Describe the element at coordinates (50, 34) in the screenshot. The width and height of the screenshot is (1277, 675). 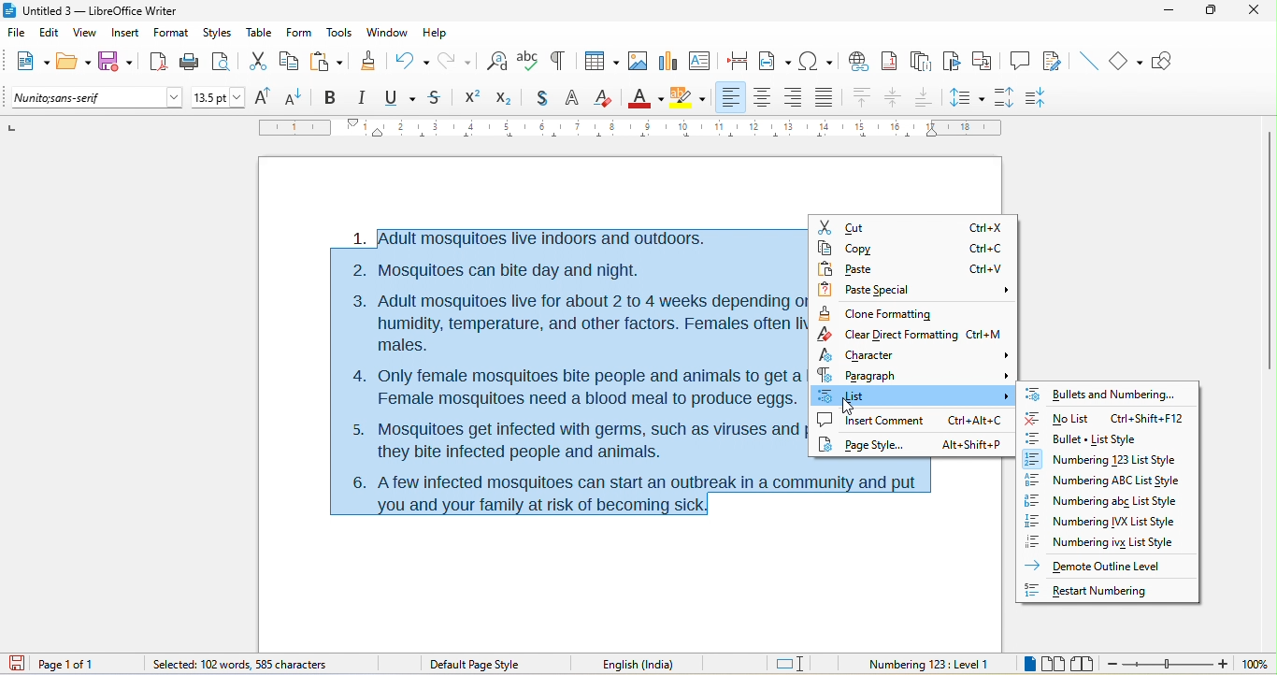
I see `edit` at that location.